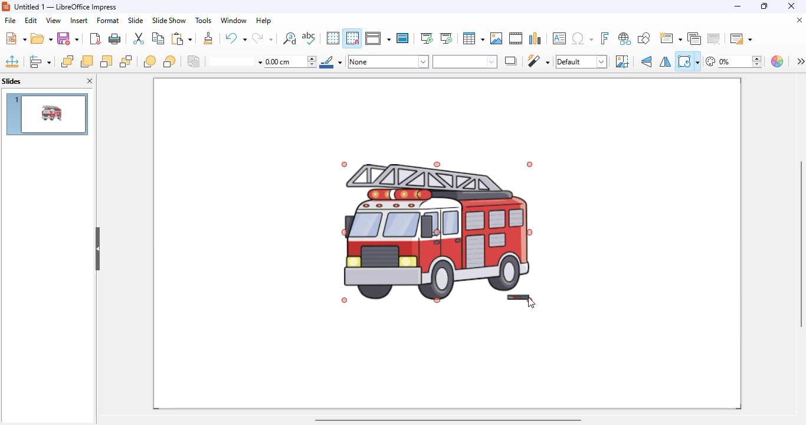 The height and width of the screenshot is (425, 806). I want to click on display views, so click(378, 38).